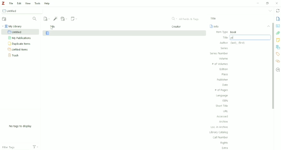  What do you see at coordinates (278, 70) in the screenshot?
I see `Locate` at bounding box center [278, 70].